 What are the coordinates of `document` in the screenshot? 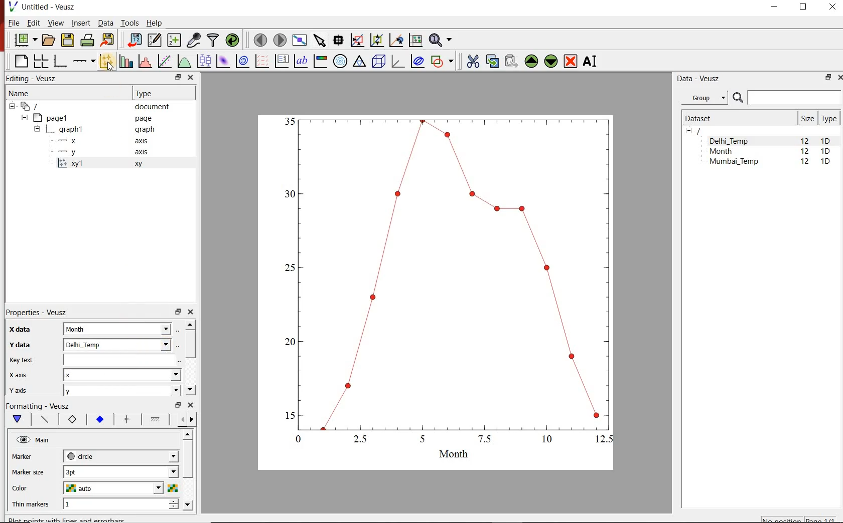 It's located at (91, 106).